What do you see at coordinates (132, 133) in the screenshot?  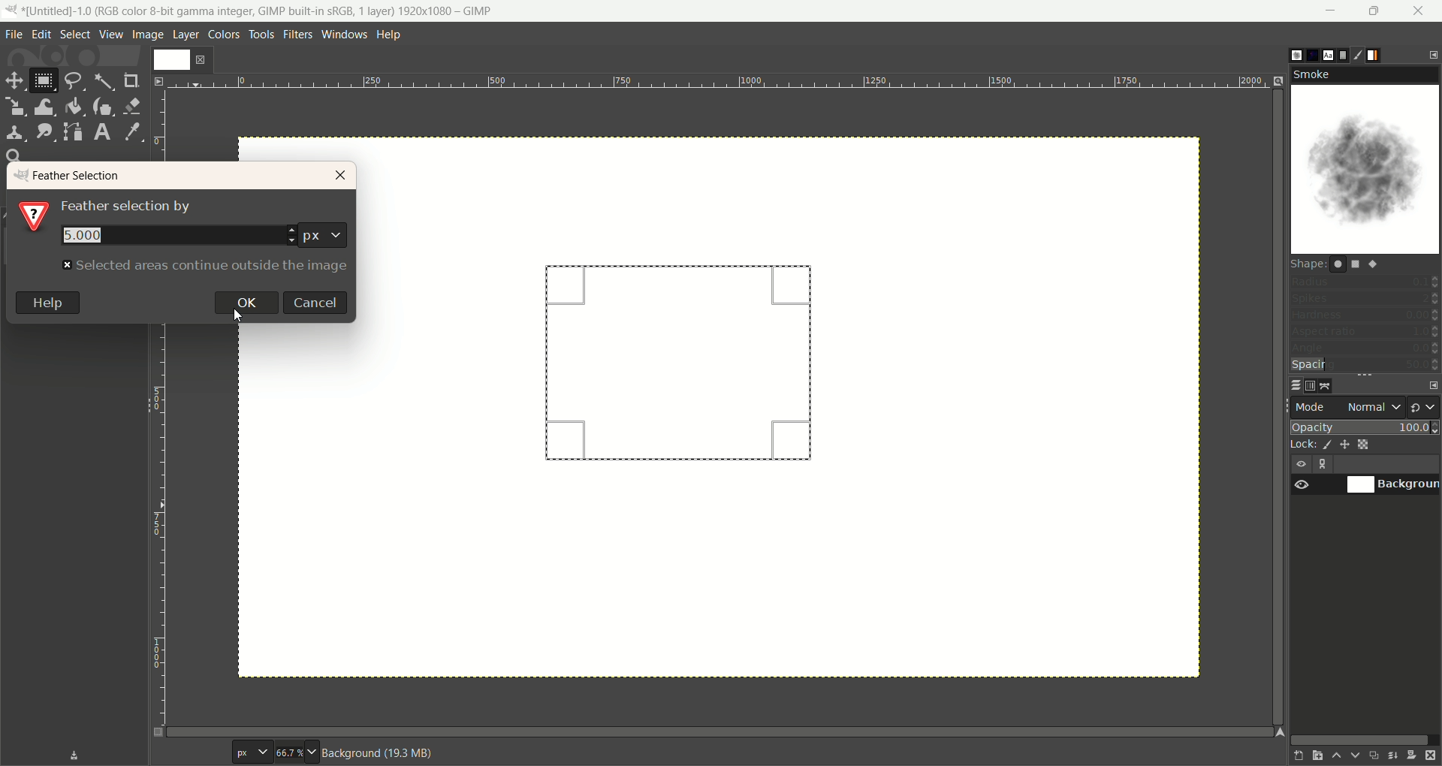 I see `color picker tool` at bounding box center [132, 133].